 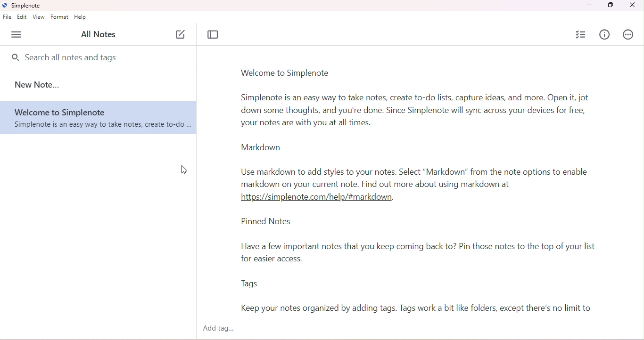 What do you see at coordinates (260, 147) in the screenshot?
I see `markdown` at bounding box center [260, 147].